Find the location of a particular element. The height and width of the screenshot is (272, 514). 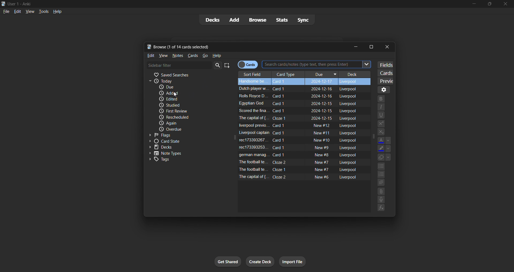

deck column is located at coordinates (356, 72).